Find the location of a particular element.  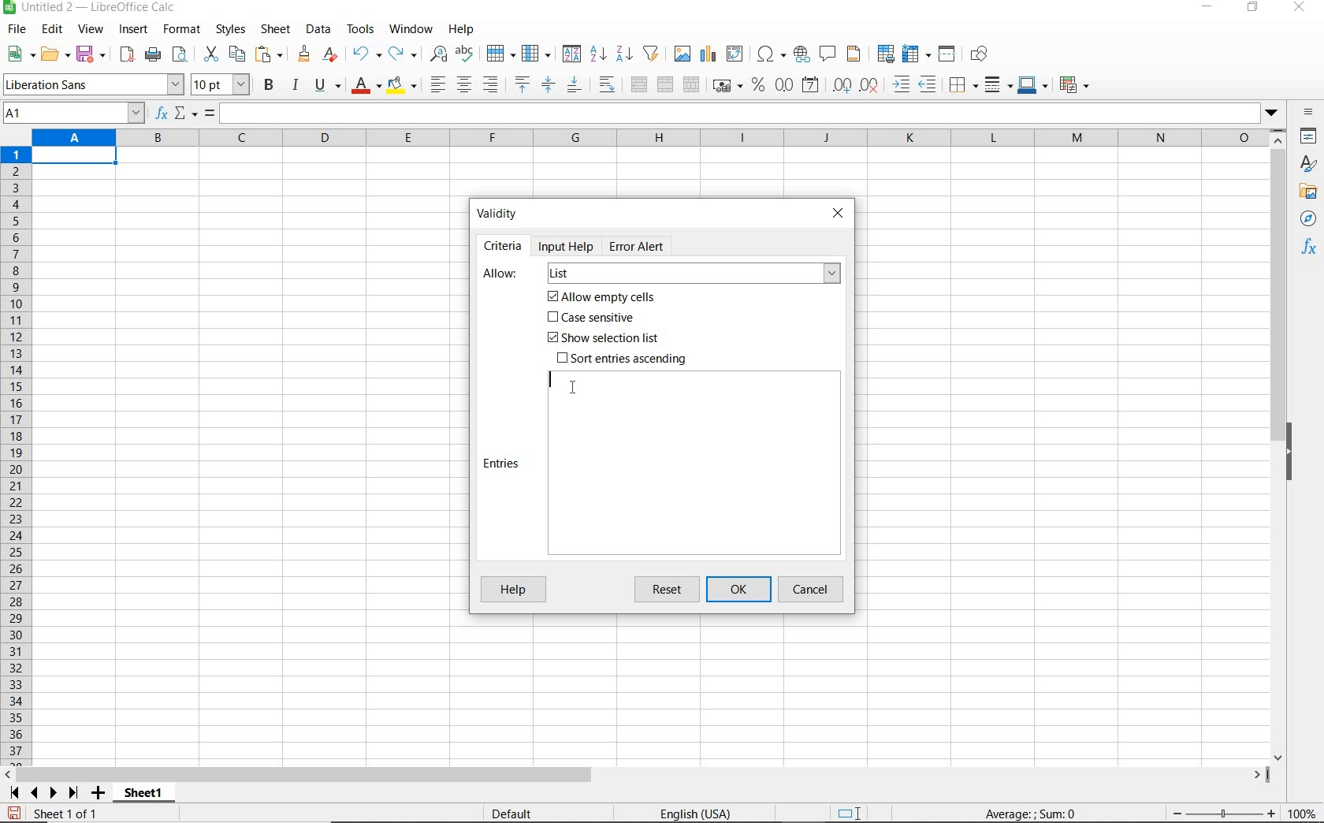

formula is located at coordinates (210, 114).